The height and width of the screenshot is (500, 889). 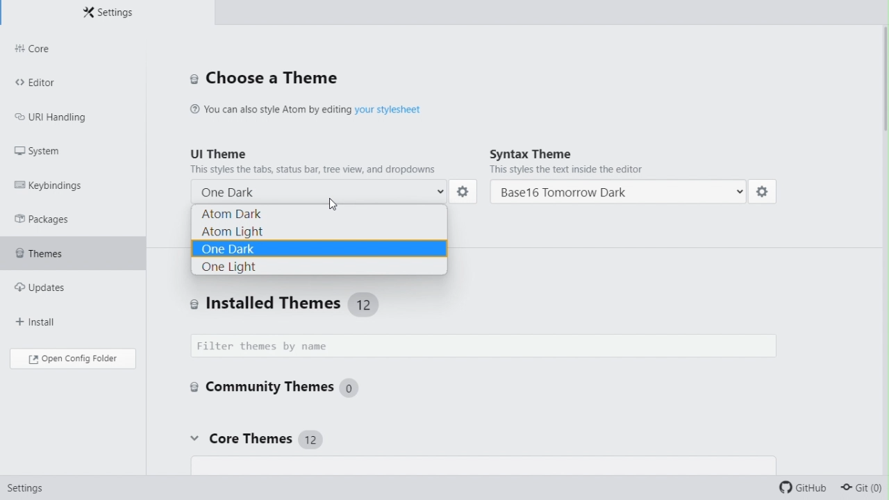 What do you see at coordinates (319, 267) in the screenshot?
I see `one light` at bounding box center [319, 267].